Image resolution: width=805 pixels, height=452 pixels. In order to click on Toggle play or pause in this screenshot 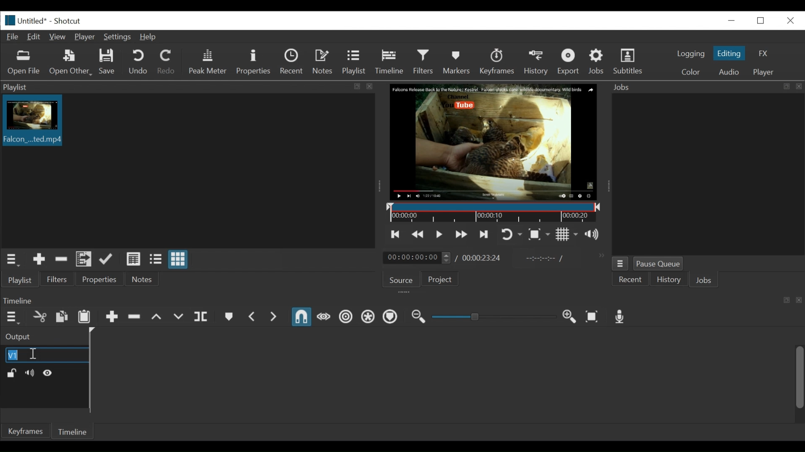, I will do `click(440, 235)`.